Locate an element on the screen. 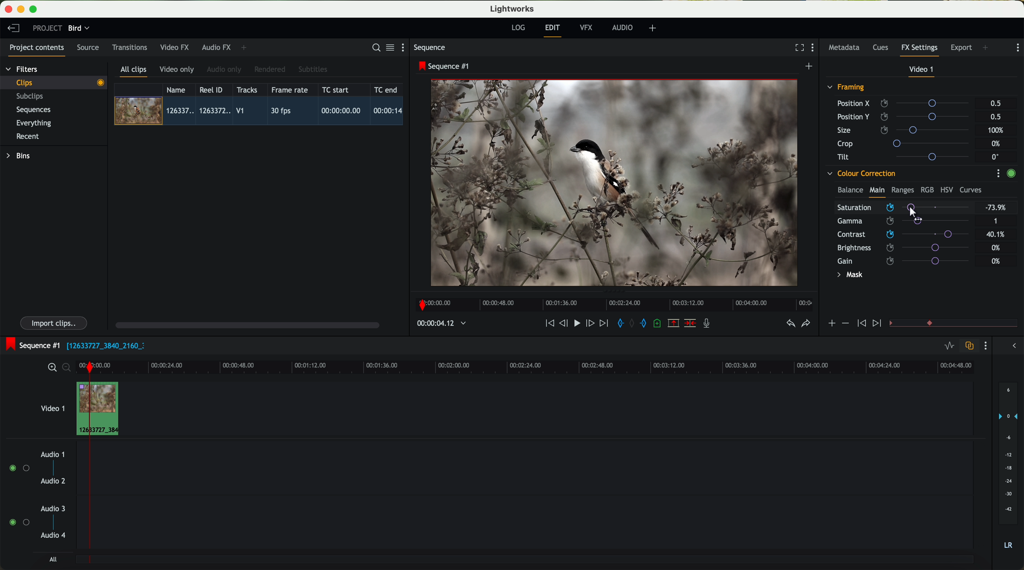 The width and height of the screenshot is (1024, 570). icon is located at coordinates (831, 324).